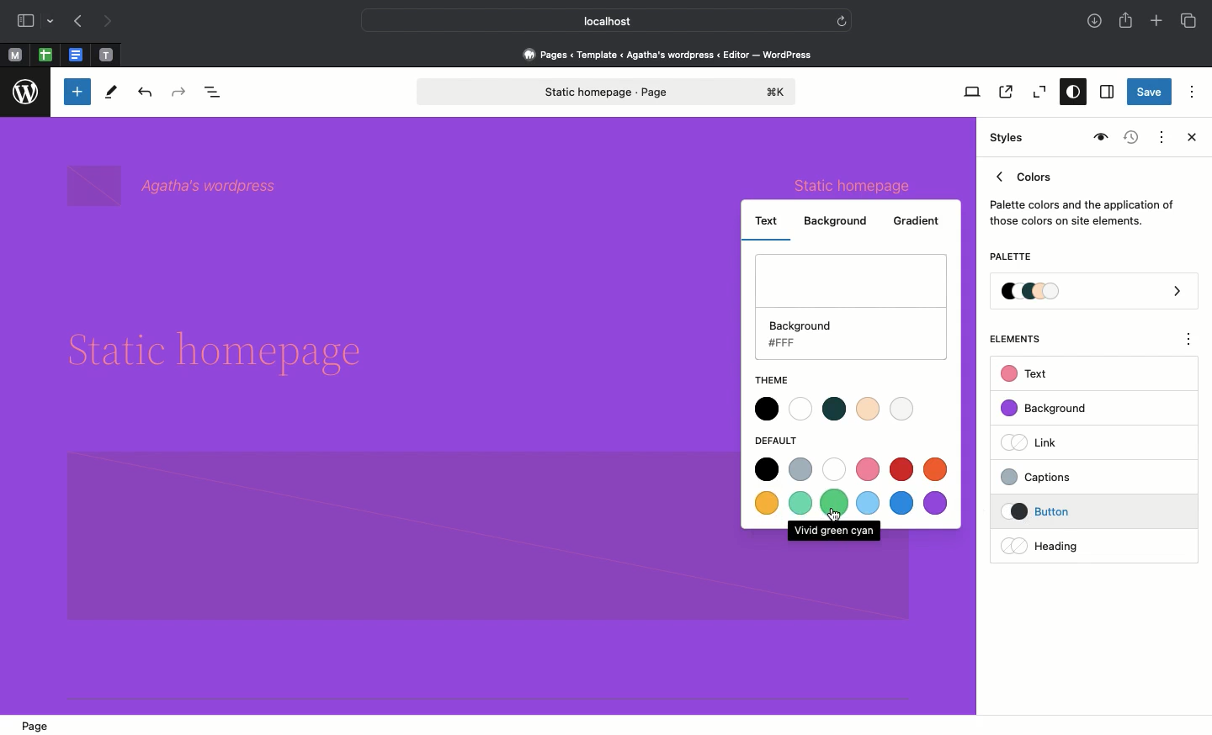 The image size is (1212, 735). I want to click on Sidebar, so click(25, 21).